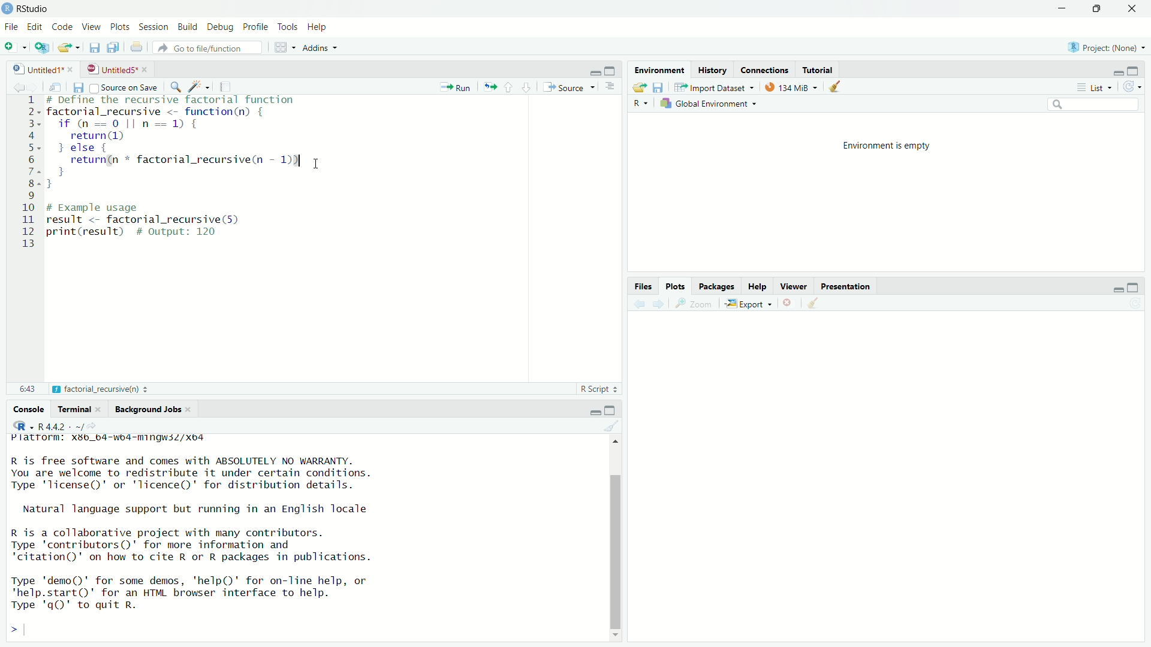 This screenshot has height=647, width=1151. Describe the element at coordinates (677, 285) in the screenshot. I see `Plots` at that location.